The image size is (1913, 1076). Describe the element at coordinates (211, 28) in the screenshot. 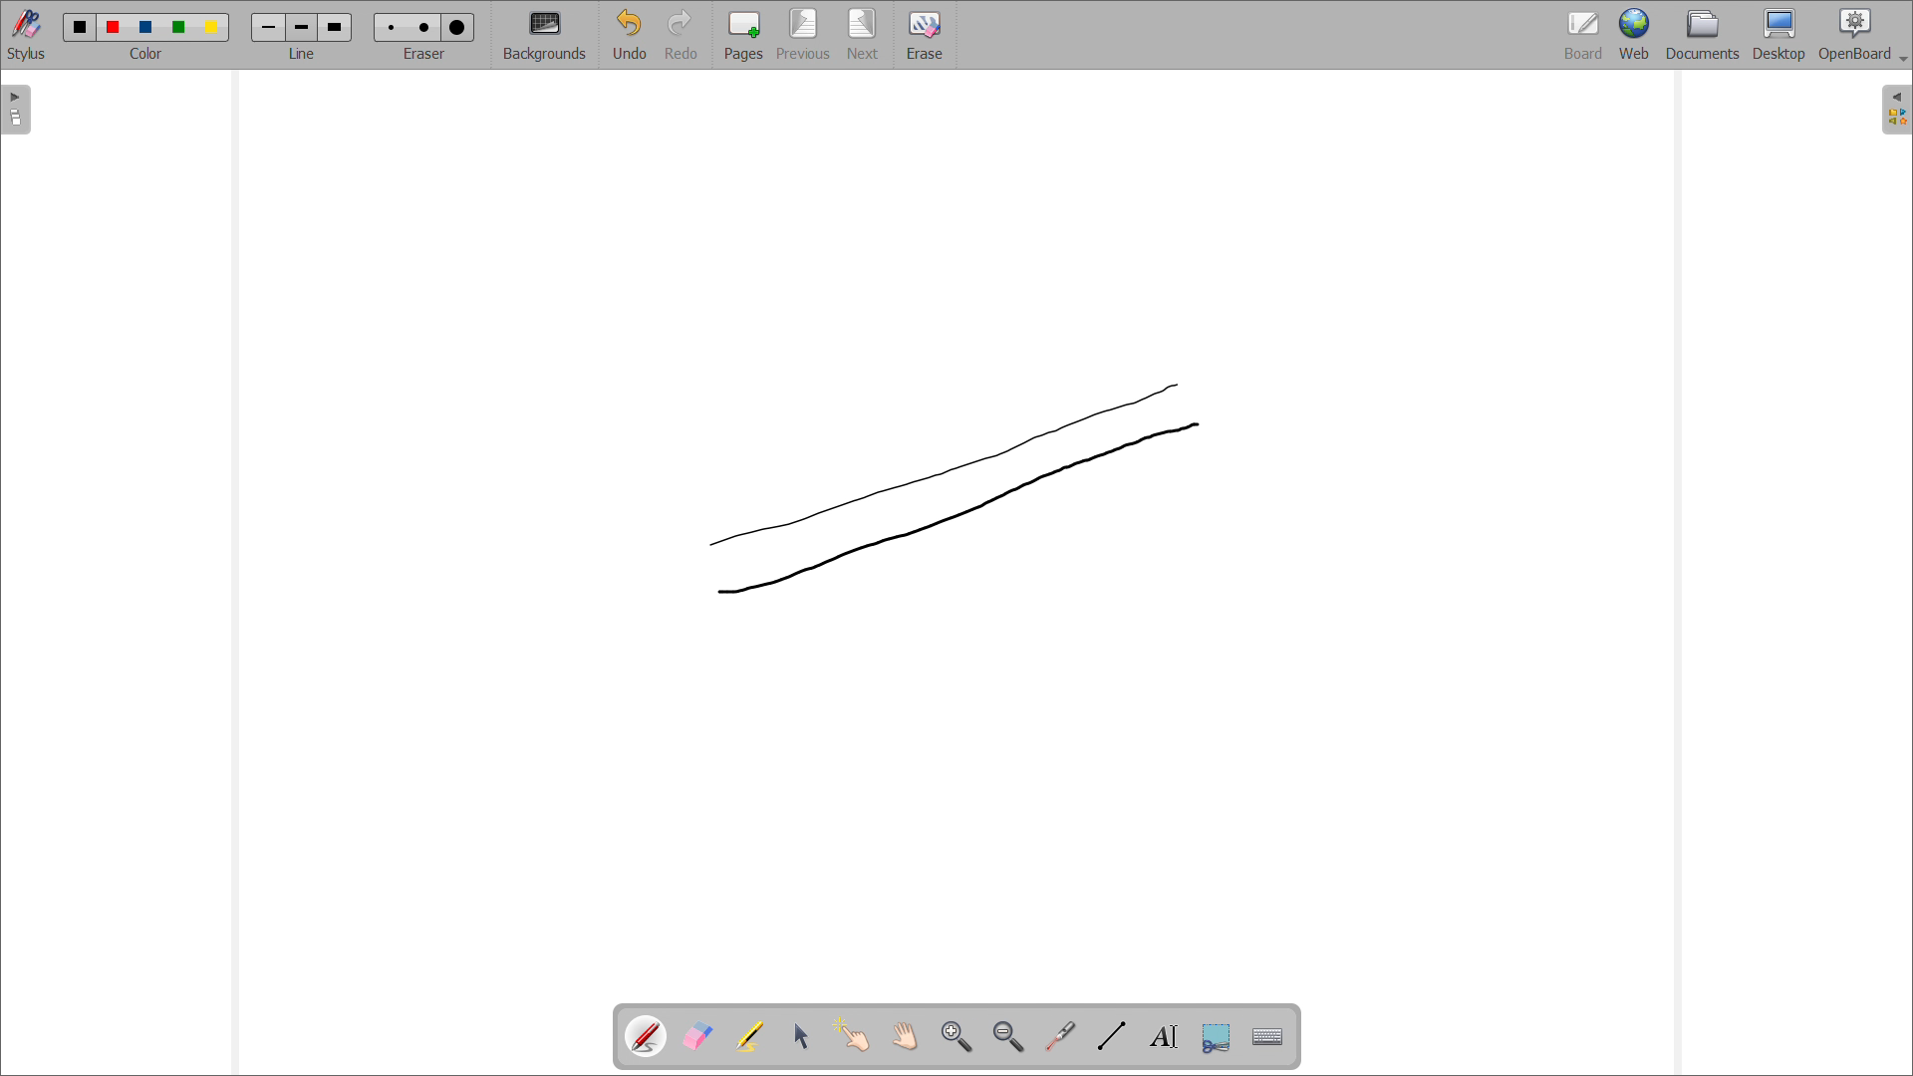

I see `color` at that location.